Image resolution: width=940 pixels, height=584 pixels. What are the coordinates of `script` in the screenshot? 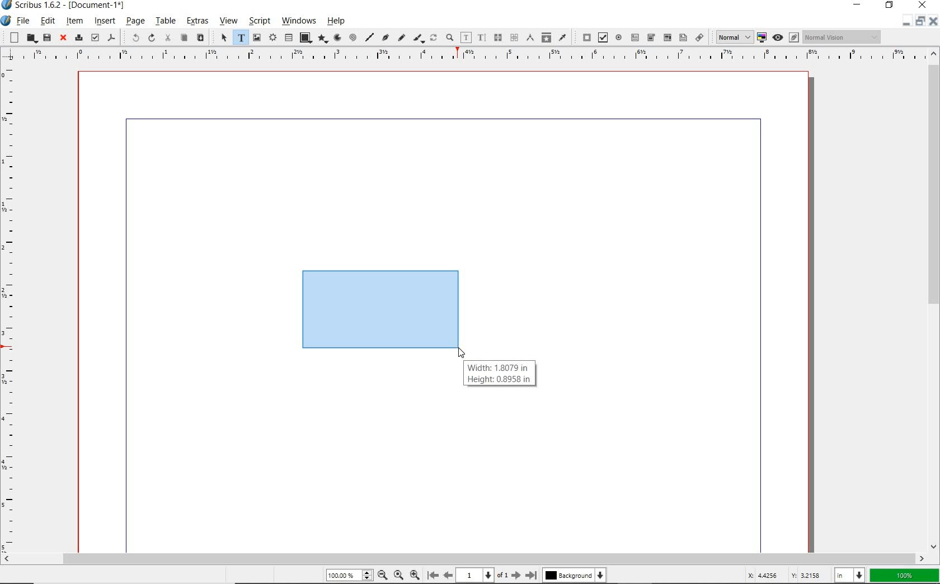 It's located at (259, 20).